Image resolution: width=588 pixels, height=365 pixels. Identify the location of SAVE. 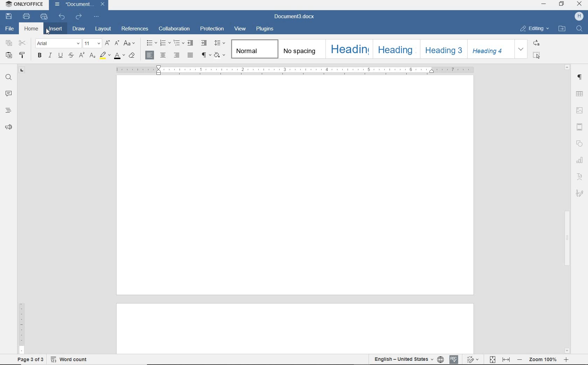
(10, 16).